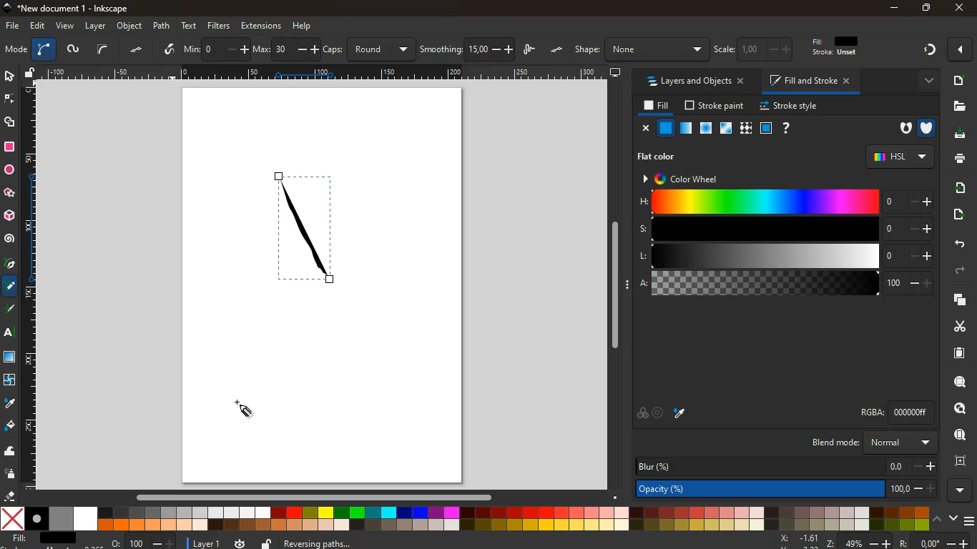 This screenshot has width=977, height=549. Describe the element at coordinates (787, 466) in the screenshot. I see `blur` at that location.